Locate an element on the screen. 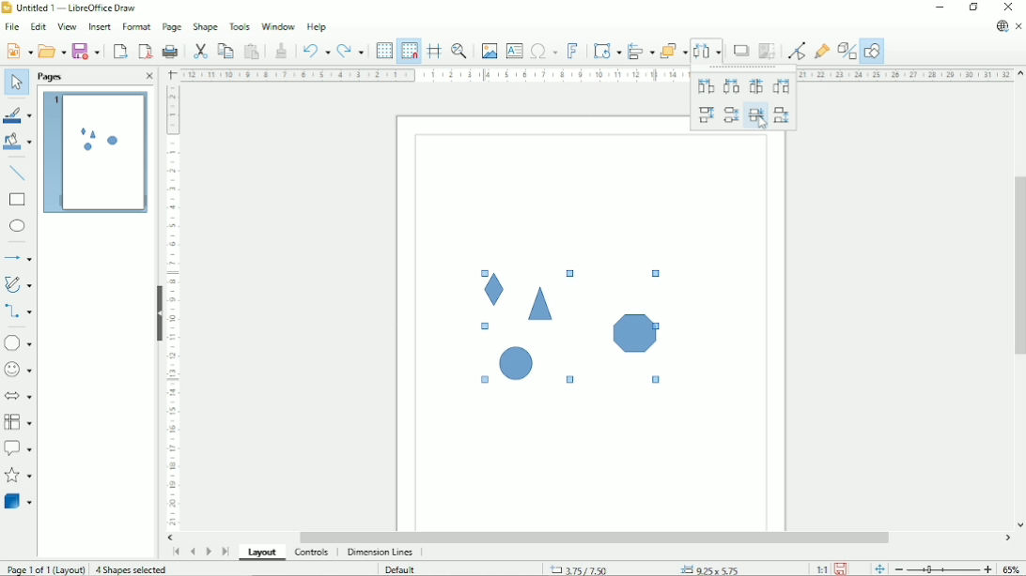  Scroll to last page is located at coordinates (225, 551).